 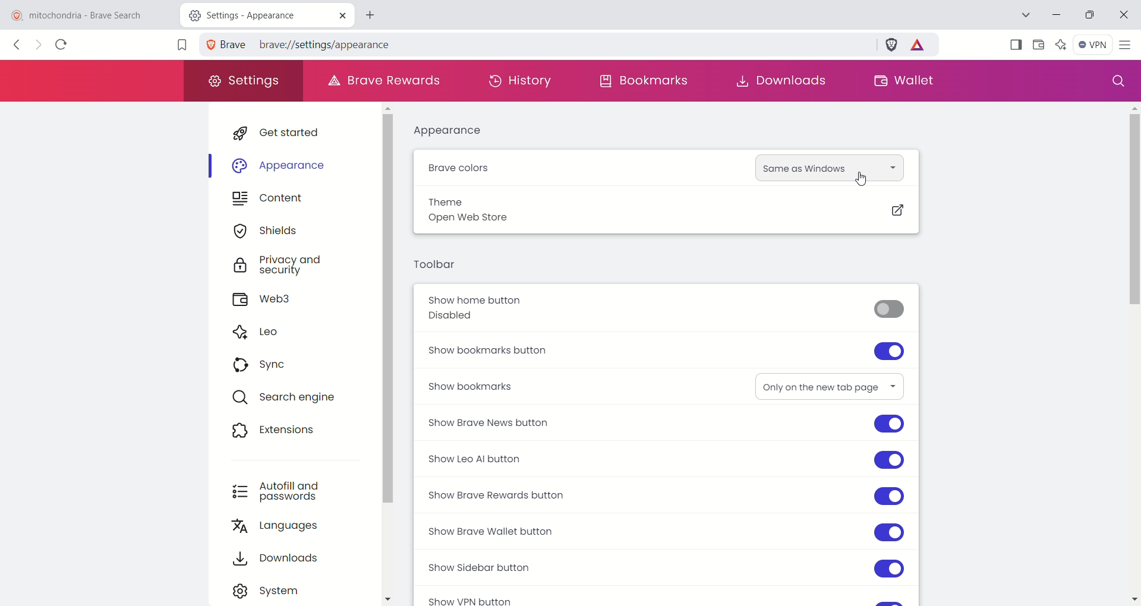 What do you see at coordinates (298, 399) in the screenshot?
I see `search engine` at bounding box center [298, 399].